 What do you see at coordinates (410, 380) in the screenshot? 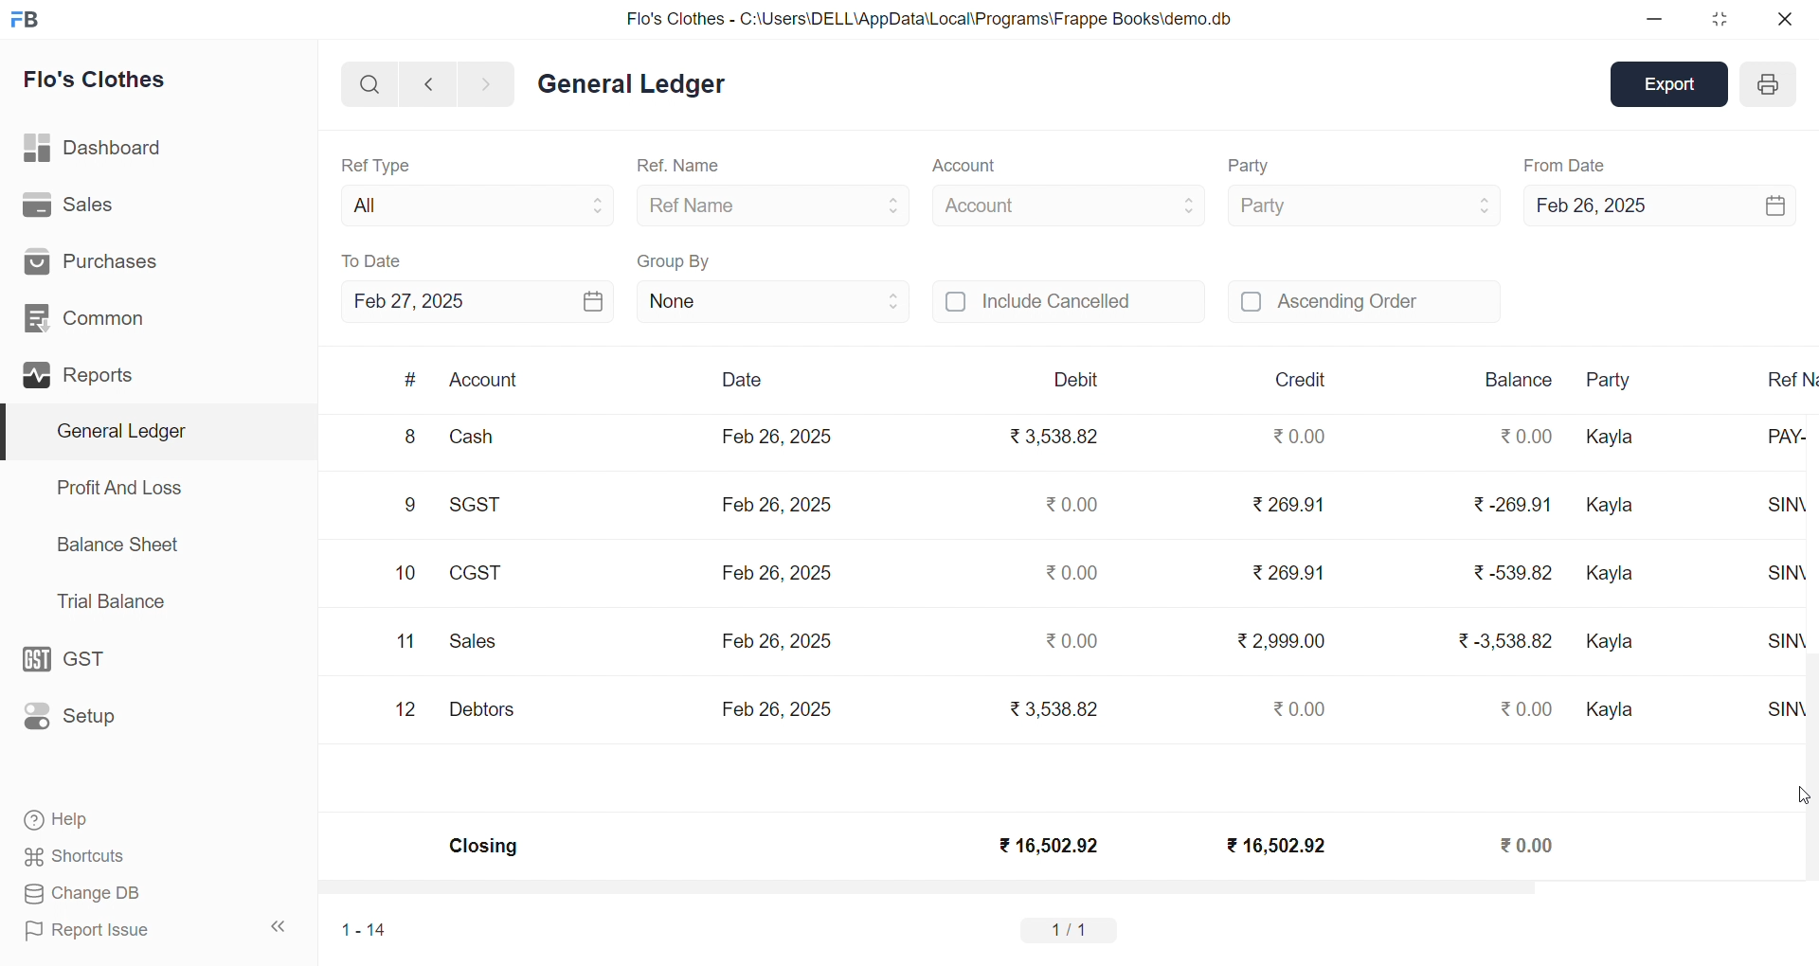
I see `#` at bounding box center [410, 380].